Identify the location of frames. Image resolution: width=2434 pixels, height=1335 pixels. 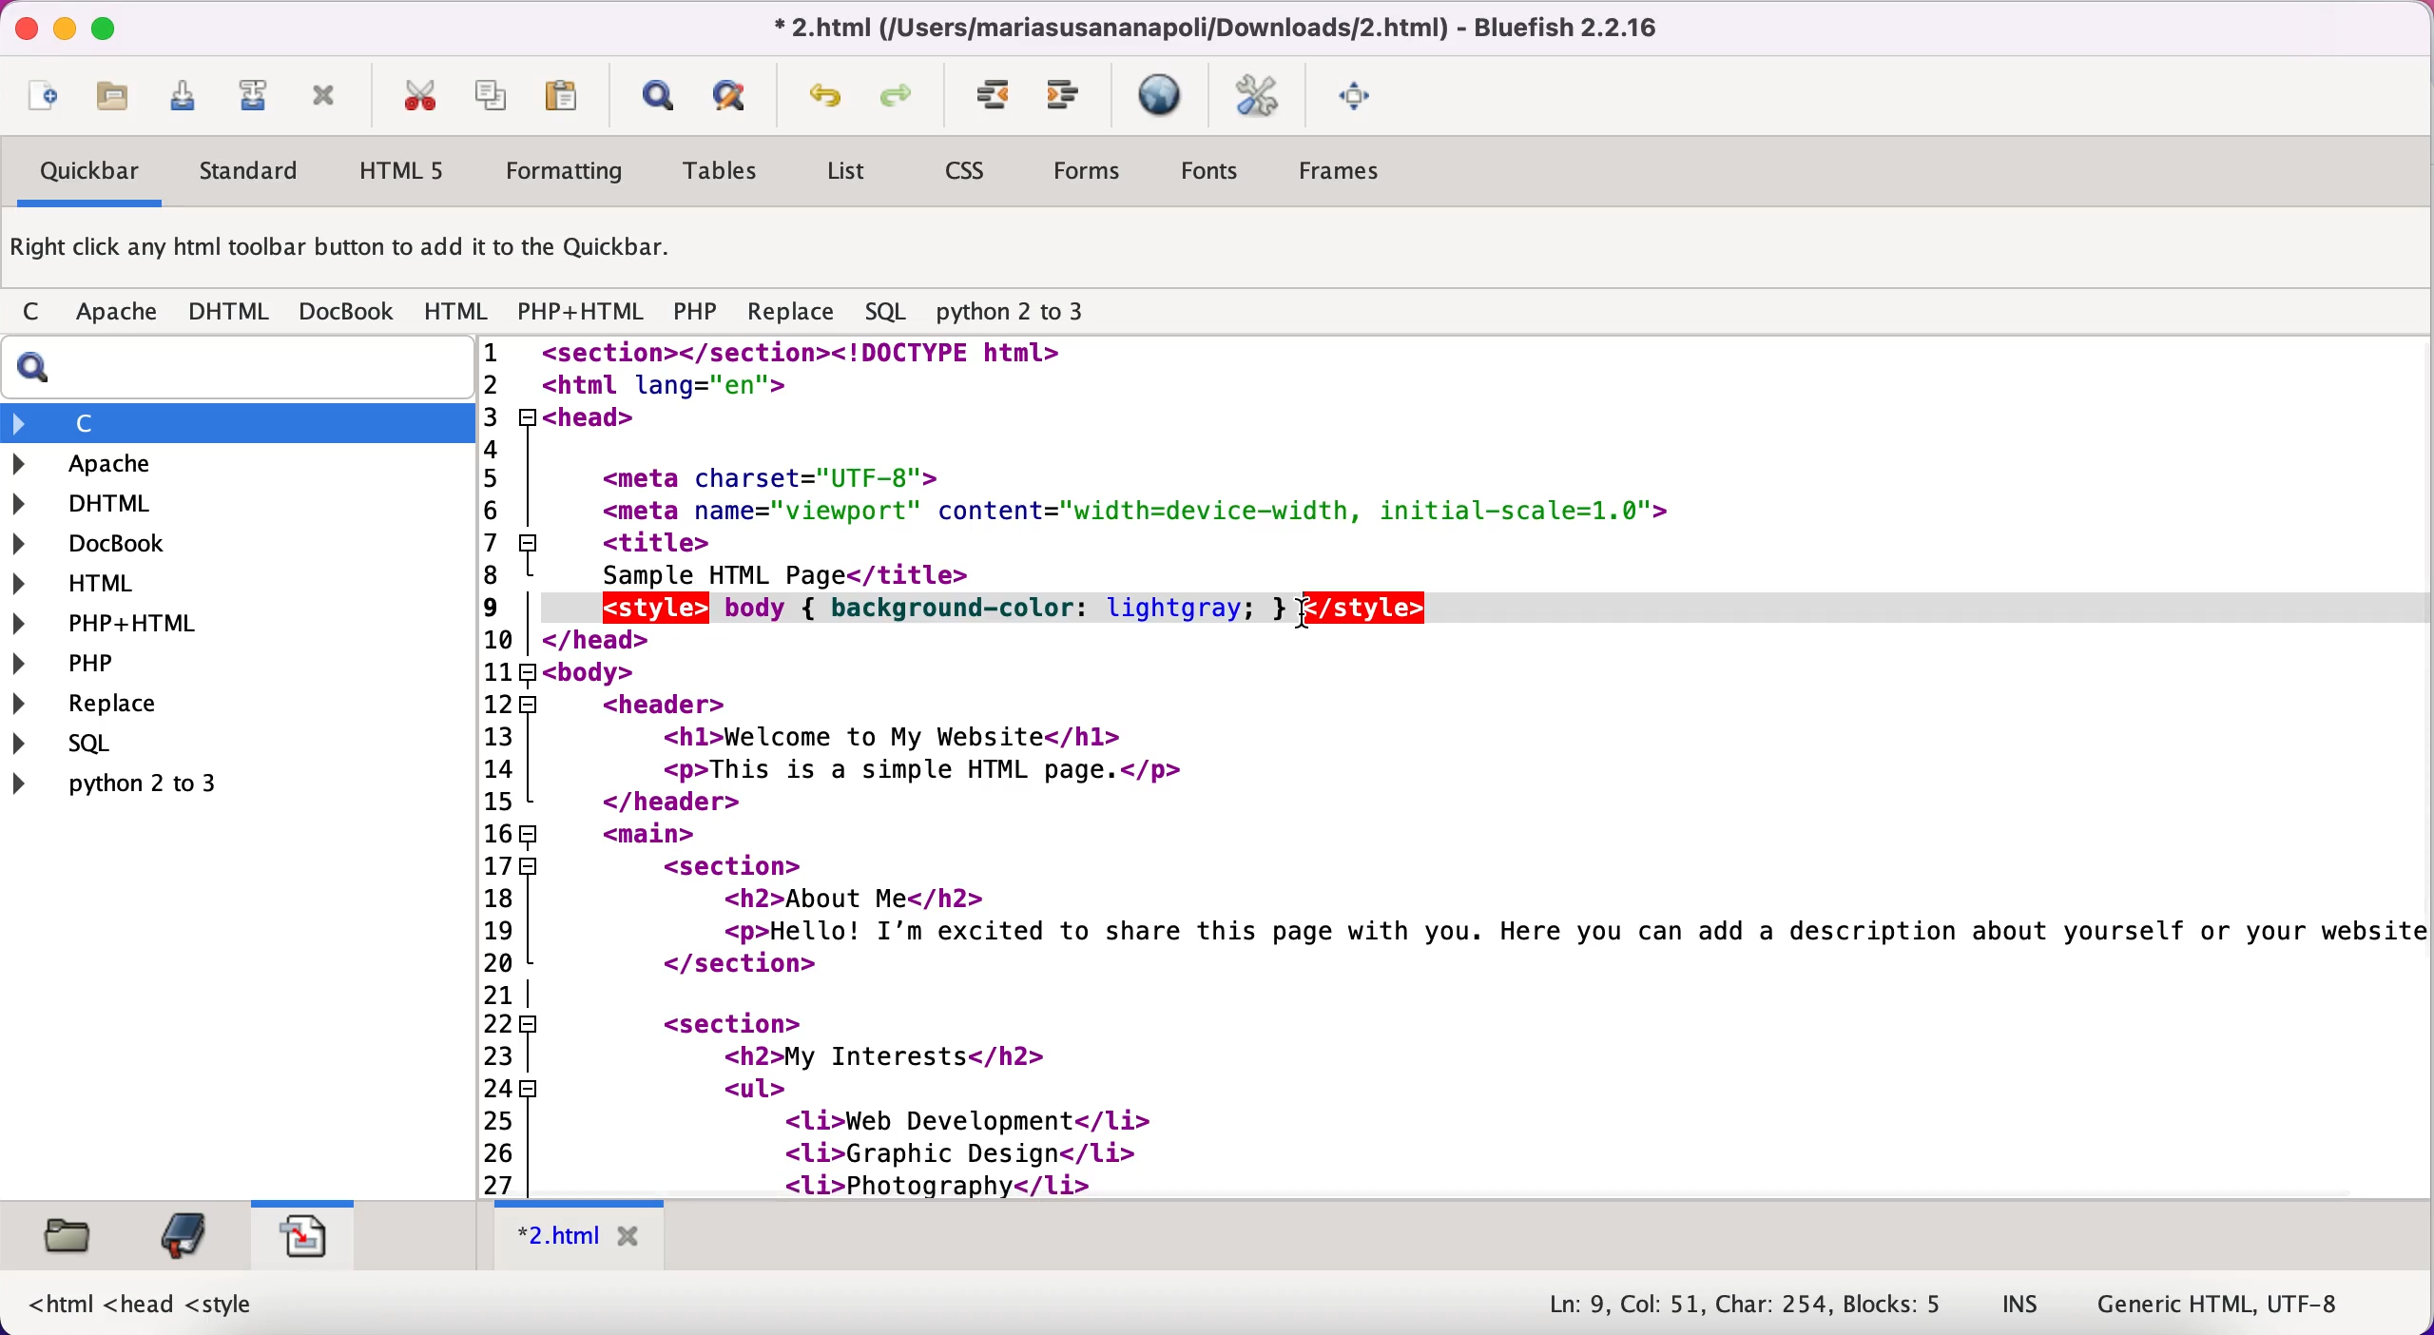
(1344, 171).